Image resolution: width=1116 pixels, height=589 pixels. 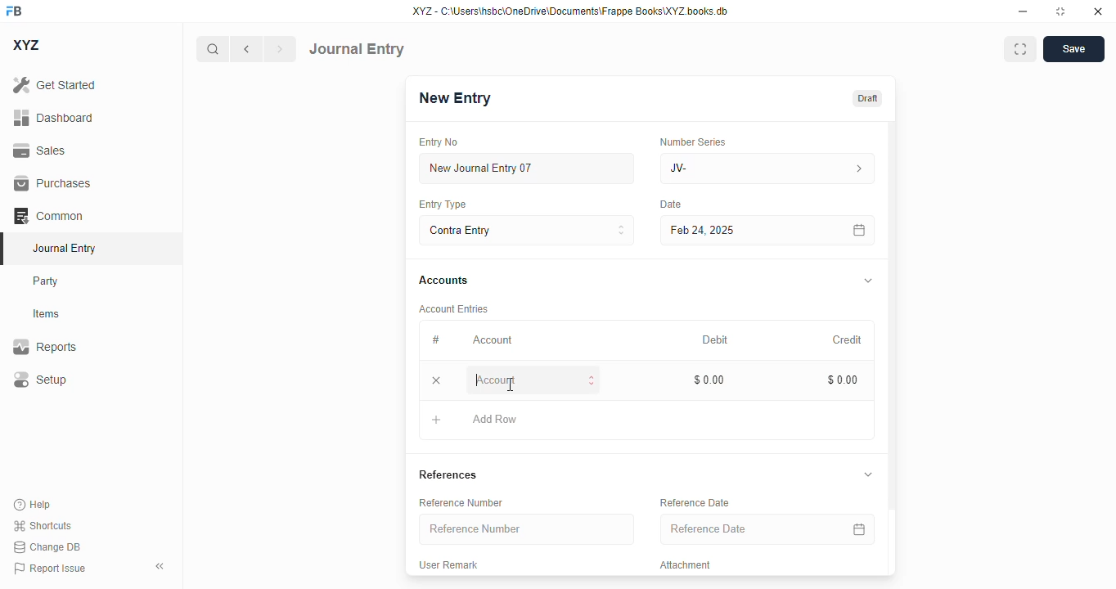 I want to click on journal entry, so click(x=357, y=49).